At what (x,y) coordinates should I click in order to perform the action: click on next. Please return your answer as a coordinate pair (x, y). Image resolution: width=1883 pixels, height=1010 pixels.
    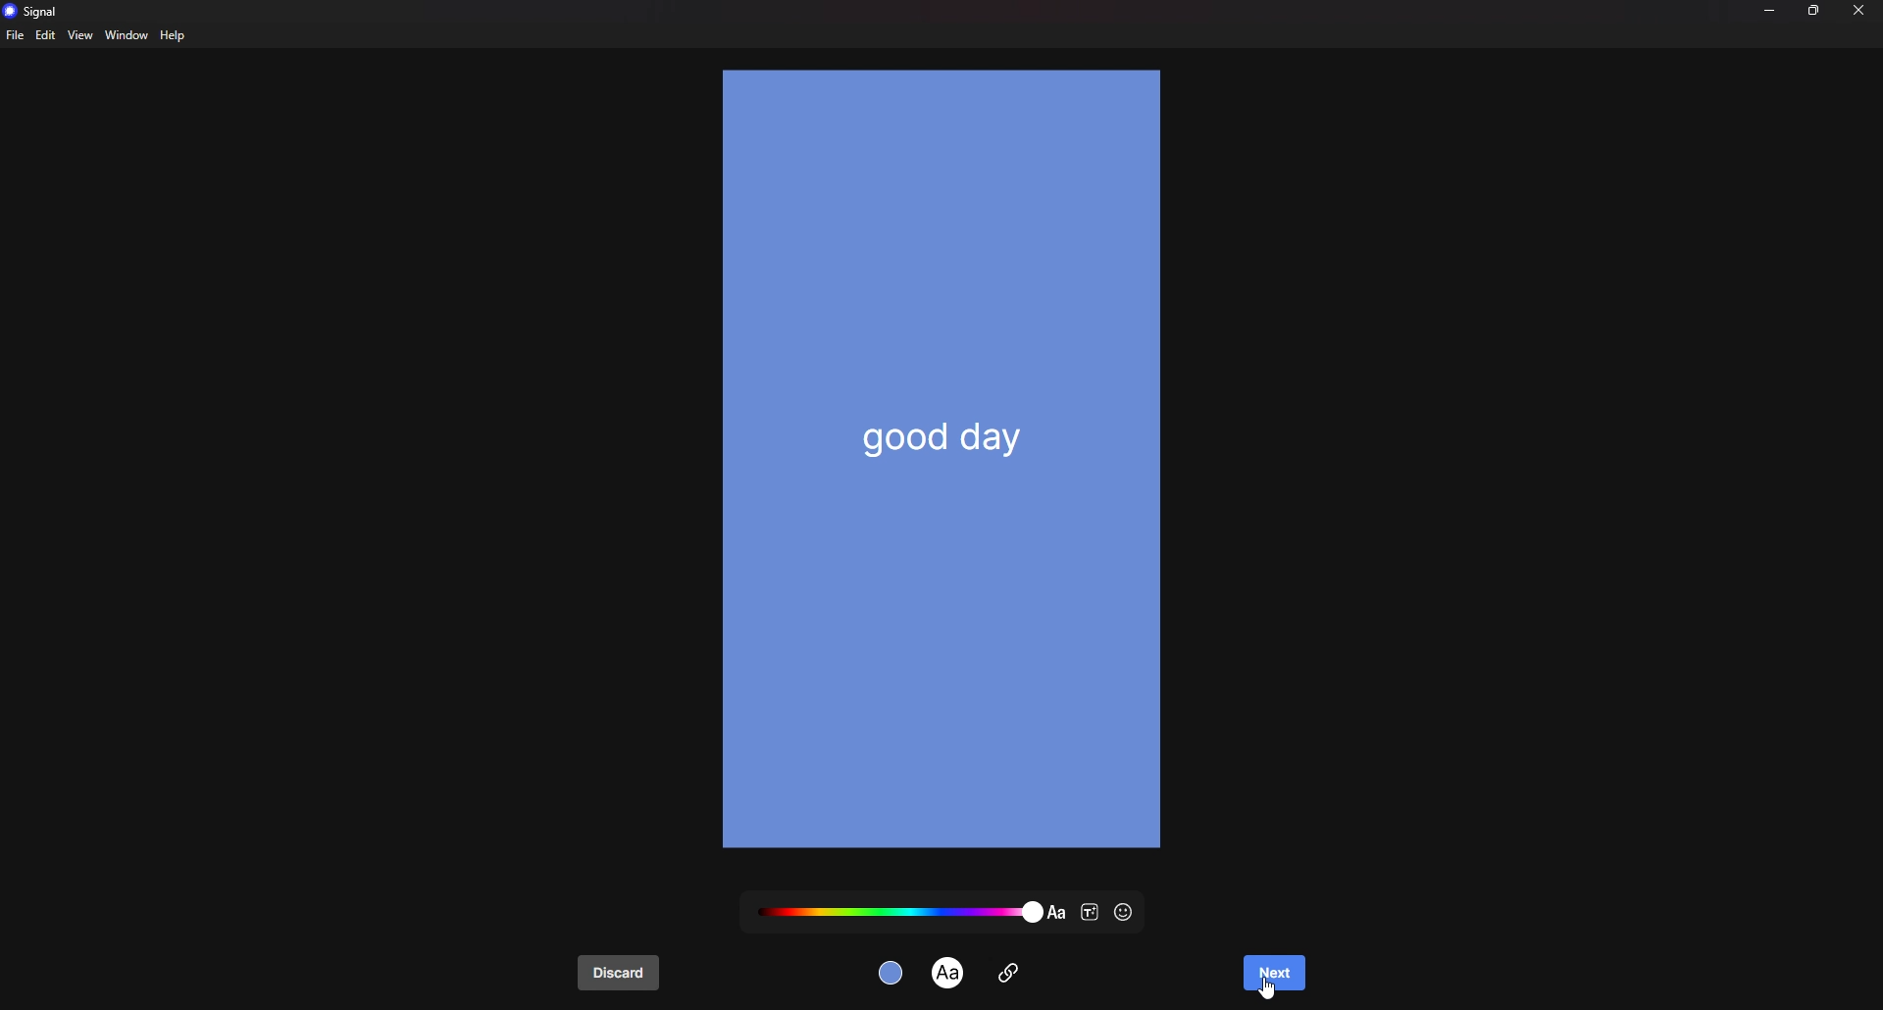
    Looking at the image, I should click on (1273, 976).